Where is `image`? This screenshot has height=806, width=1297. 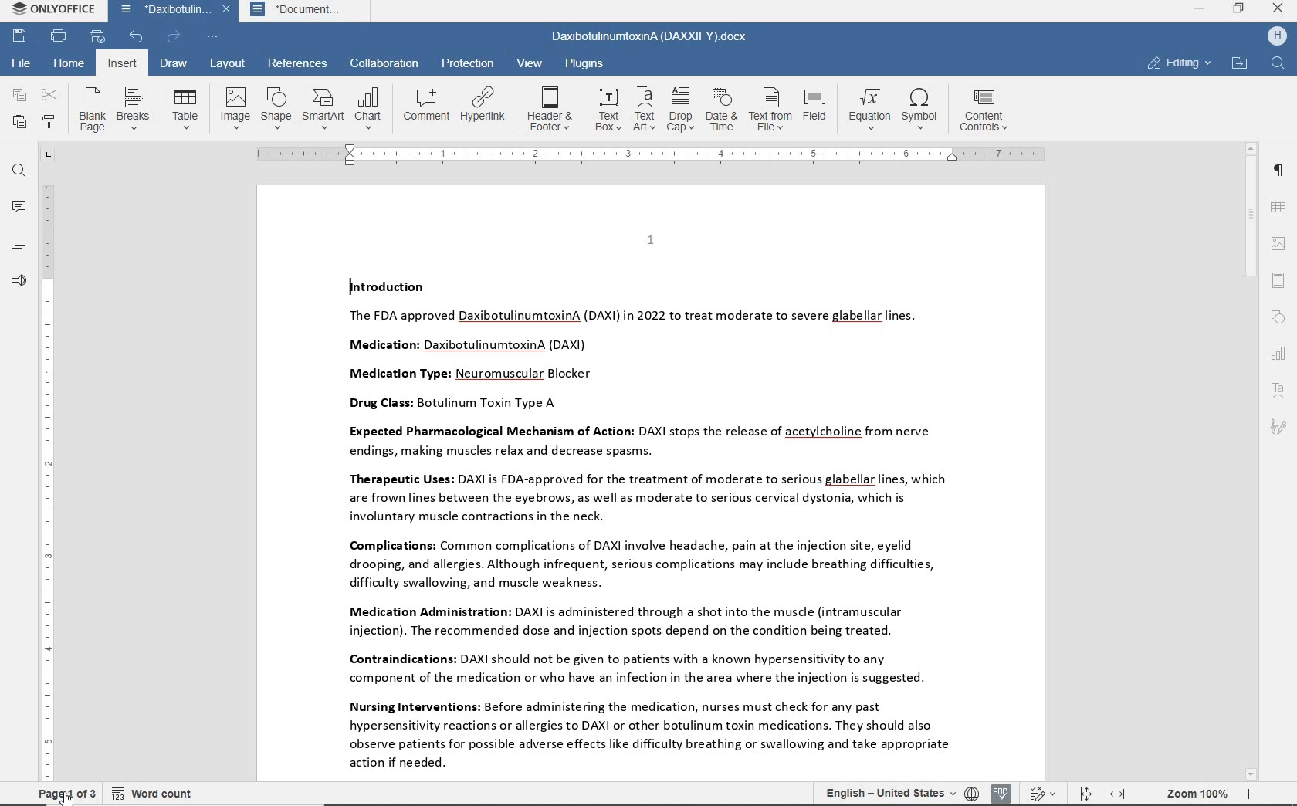 image is located at coordinates (234, 108).